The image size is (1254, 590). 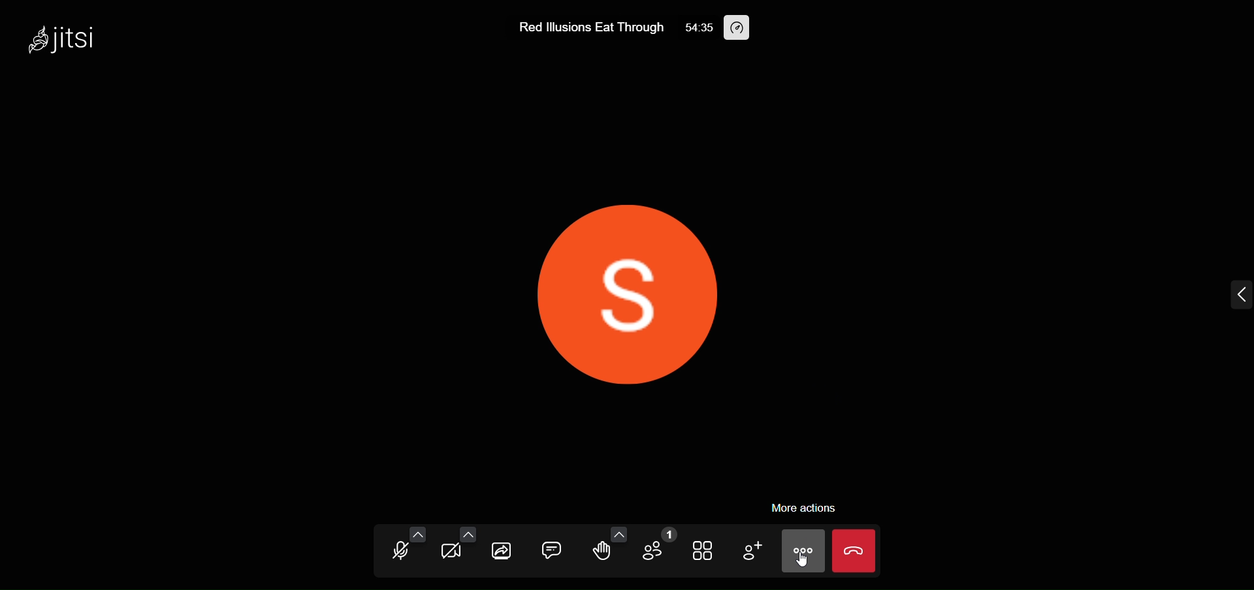 What do you see at coordinates (1238, 295) in the screenshot?
I see `expand` at bounding box center [1238, 295].